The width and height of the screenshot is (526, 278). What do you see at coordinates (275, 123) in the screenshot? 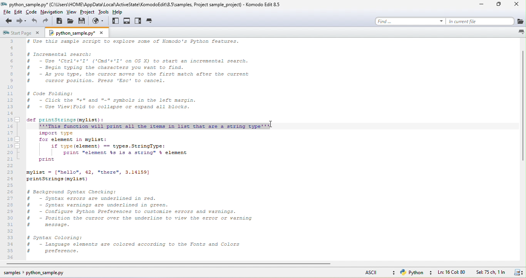
I see `cursor movement` at bounding box center [275, 123].